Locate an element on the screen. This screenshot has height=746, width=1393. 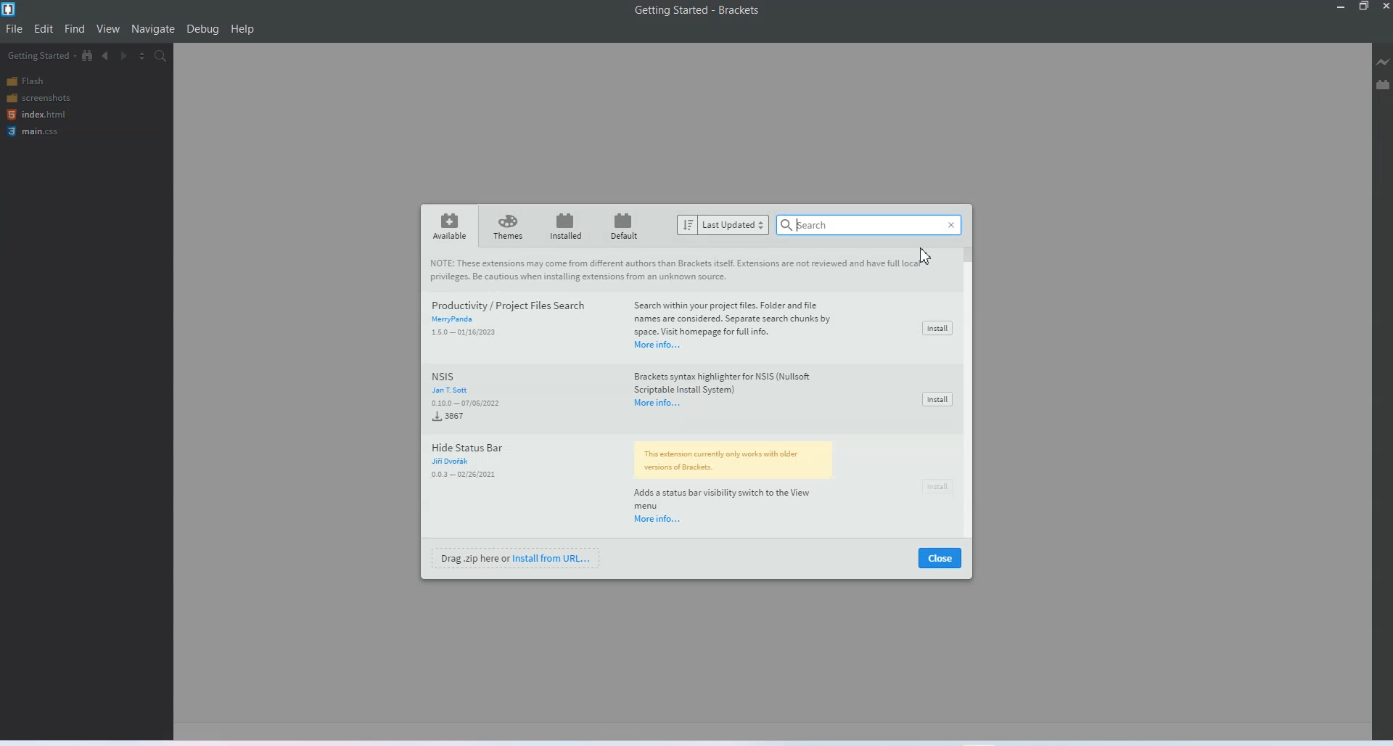
Cursor is located at coordinates (927, 258).